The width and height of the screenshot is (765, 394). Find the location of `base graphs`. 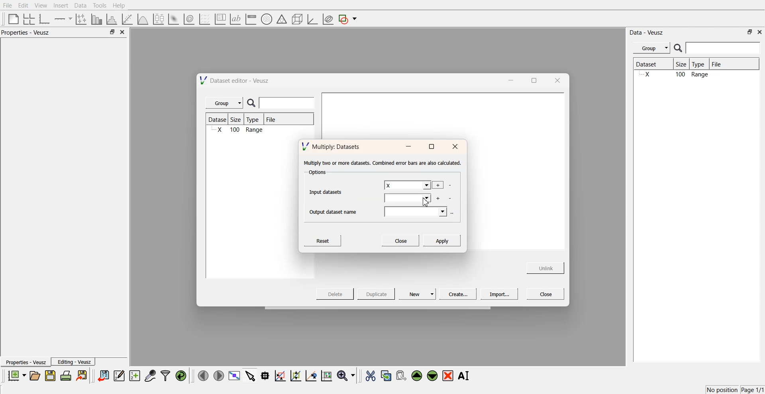

base graphs is located at coordinates (45, 19).